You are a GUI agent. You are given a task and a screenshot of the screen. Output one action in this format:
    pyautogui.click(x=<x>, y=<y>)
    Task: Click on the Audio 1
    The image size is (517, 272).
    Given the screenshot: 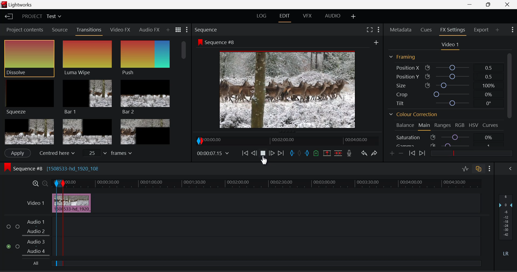 What is the action you would take?
    pyautogui.click(x=36, y=222)
    